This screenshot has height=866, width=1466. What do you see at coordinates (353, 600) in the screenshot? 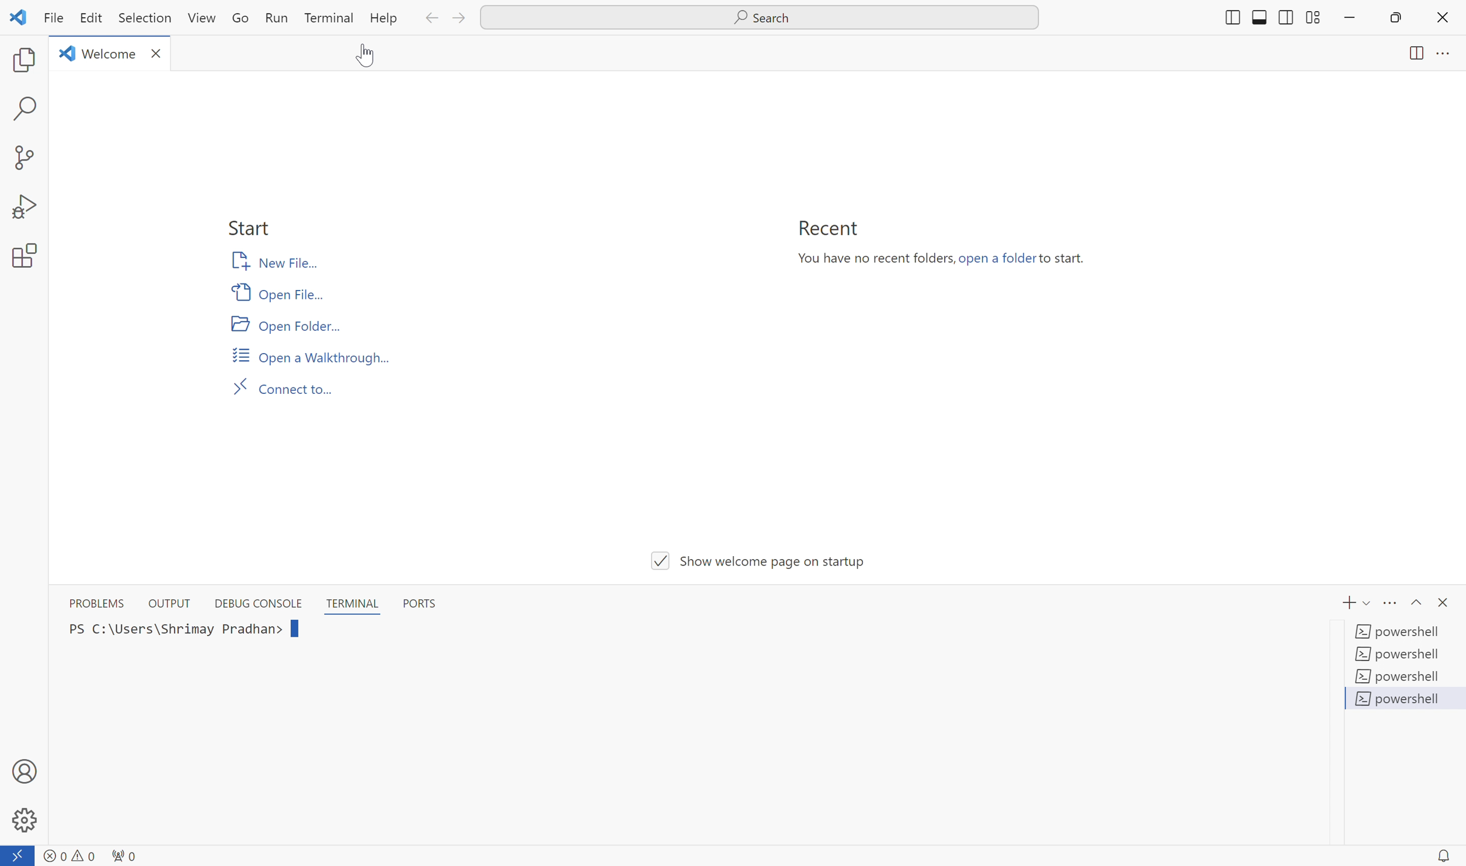
I see `TERMINAL` at bounding box center [353, 600].